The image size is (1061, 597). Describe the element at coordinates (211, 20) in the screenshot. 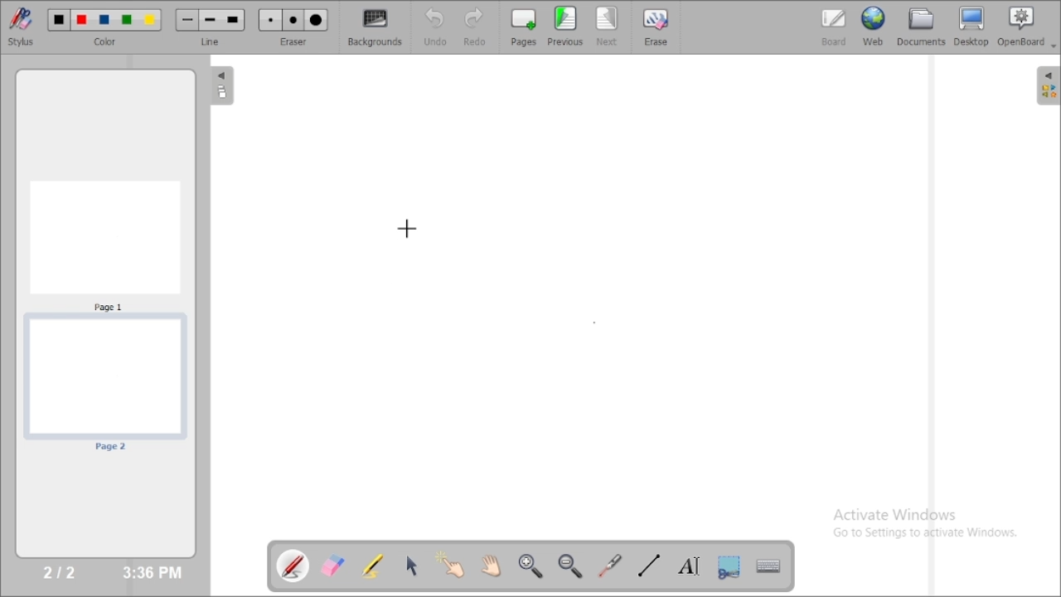

I see `Medium line` at that location.